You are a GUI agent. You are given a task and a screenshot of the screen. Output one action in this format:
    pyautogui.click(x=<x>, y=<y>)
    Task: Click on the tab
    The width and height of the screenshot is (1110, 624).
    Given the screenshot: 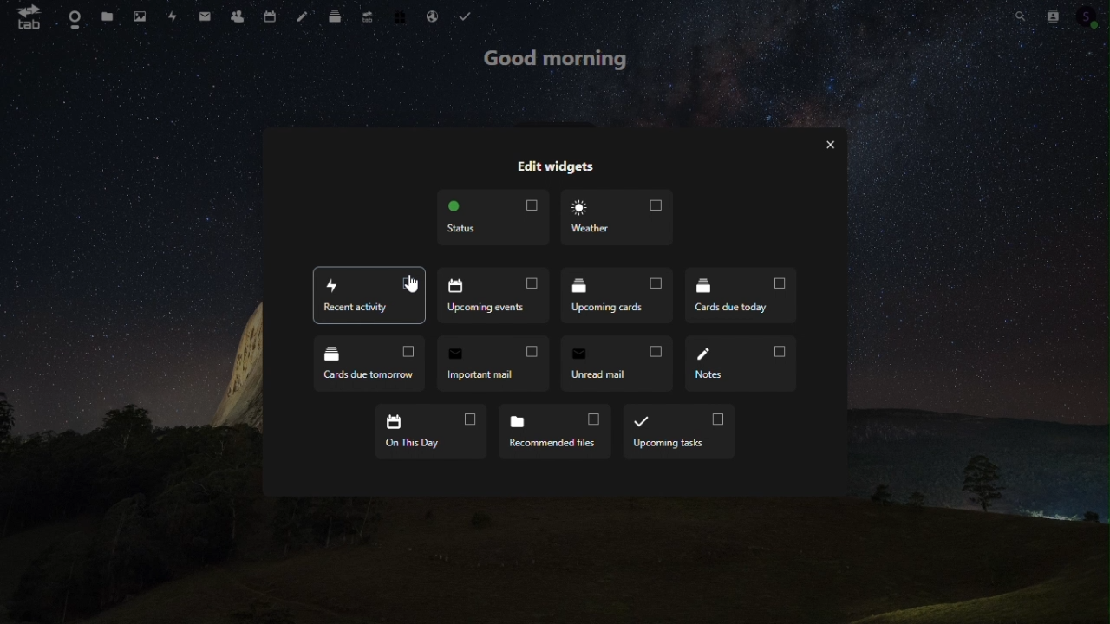 What is the action you would take?
    pyautogui.click(x=23, y=16)
    